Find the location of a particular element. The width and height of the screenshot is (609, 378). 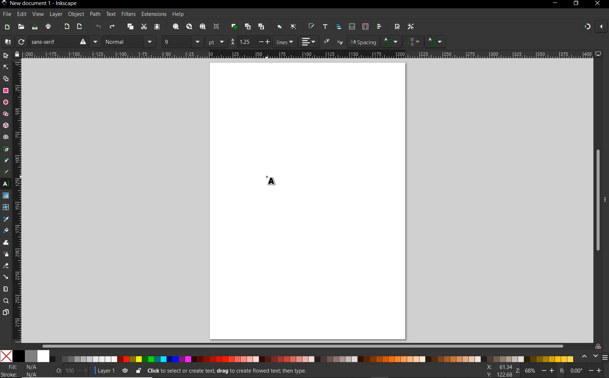

cut is located at coordinates (144, 27).